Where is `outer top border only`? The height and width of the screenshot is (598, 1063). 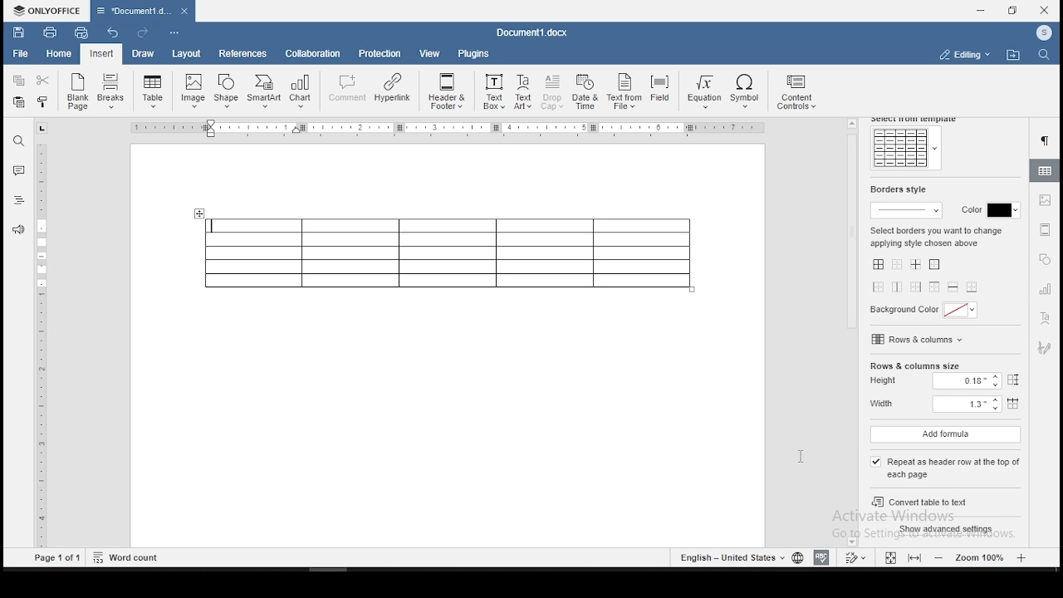 outer top border only is located at coordinates (933, 288).